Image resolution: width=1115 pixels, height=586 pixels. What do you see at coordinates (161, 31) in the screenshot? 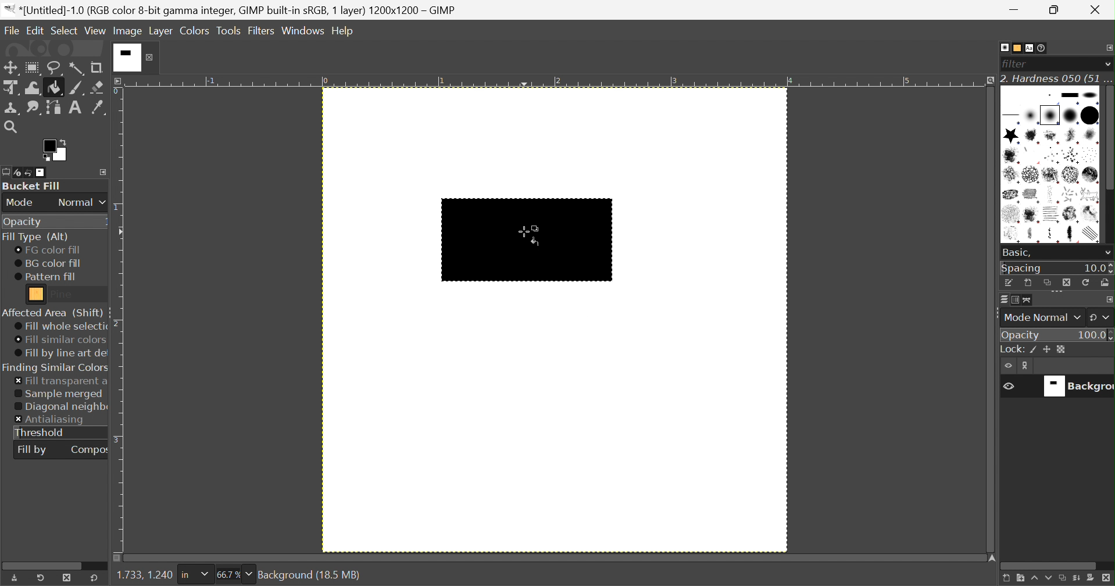
I see `Layer` at bounding box center [161, 31].